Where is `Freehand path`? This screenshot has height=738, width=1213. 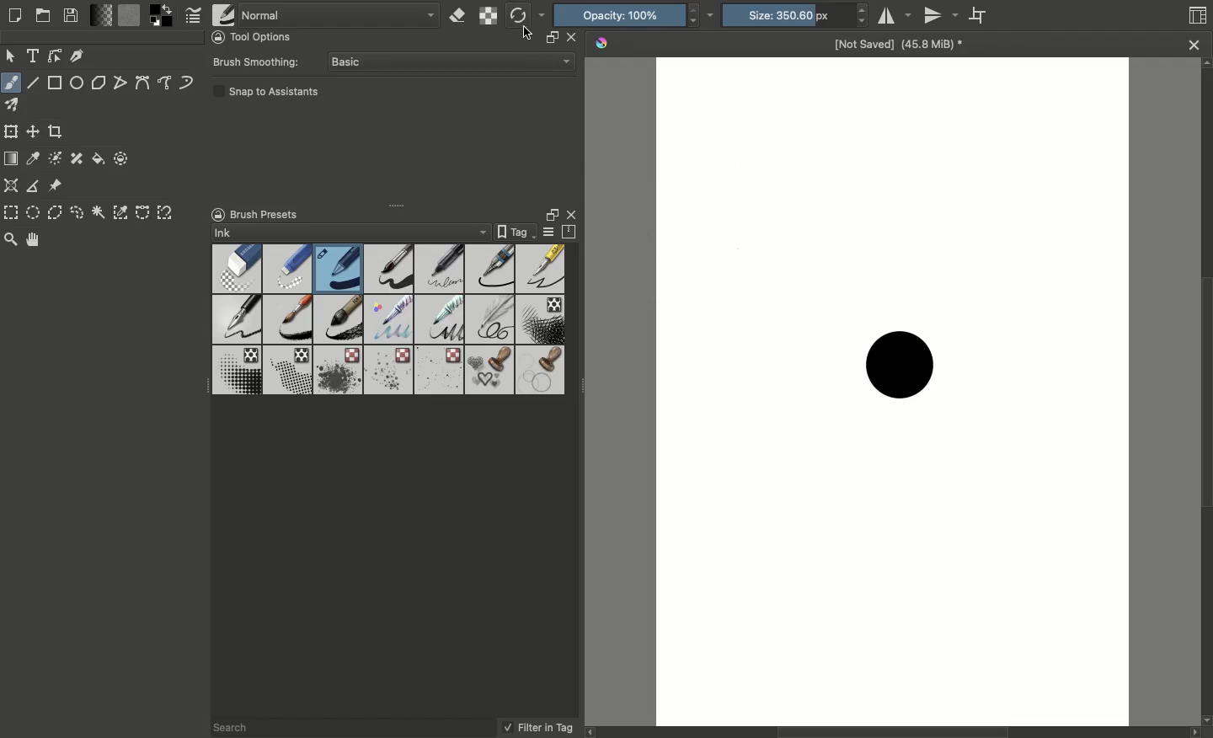 Freehand path is located at coordinates (166, 83).